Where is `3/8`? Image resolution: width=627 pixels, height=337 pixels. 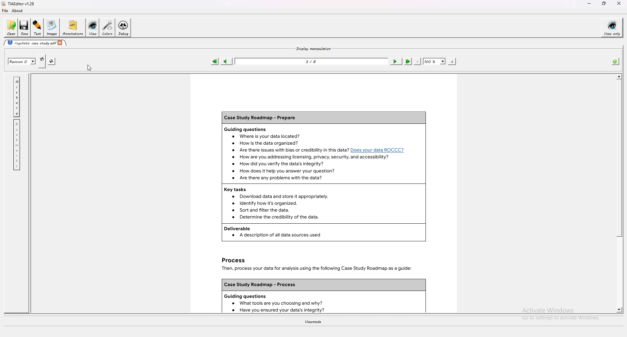 3/8 is located at coordinates (312, 61).